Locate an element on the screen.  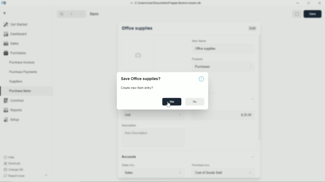
Close is located at coordinates (320, 3).